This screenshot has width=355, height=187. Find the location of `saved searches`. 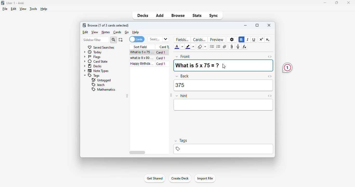

saved searches is located at coordinates (101, 47).